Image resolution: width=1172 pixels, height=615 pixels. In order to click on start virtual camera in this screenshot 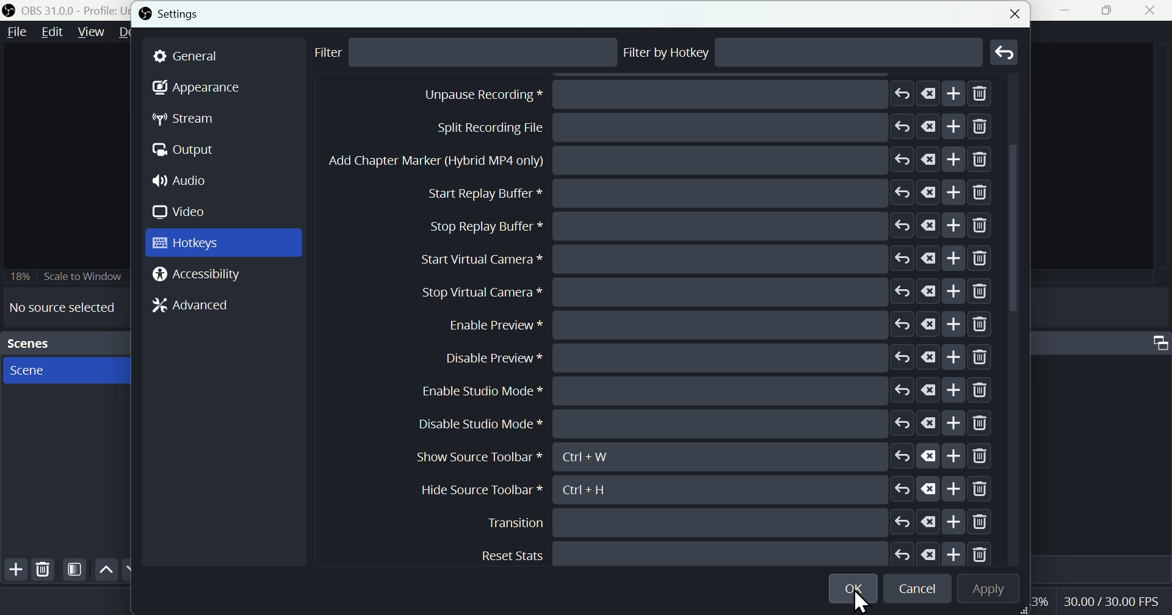, I will do `click(701, 390)`.